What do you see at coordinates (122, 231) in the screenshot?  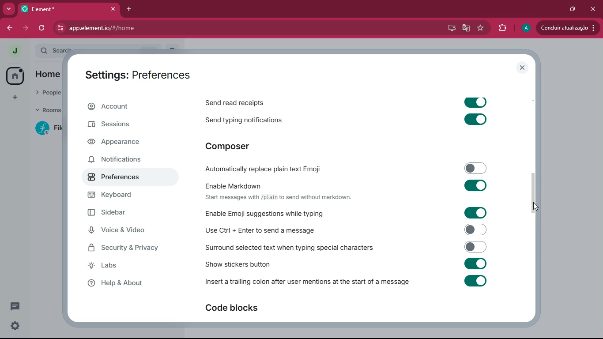 I see `voice & video` at bounding box center [122, 231].